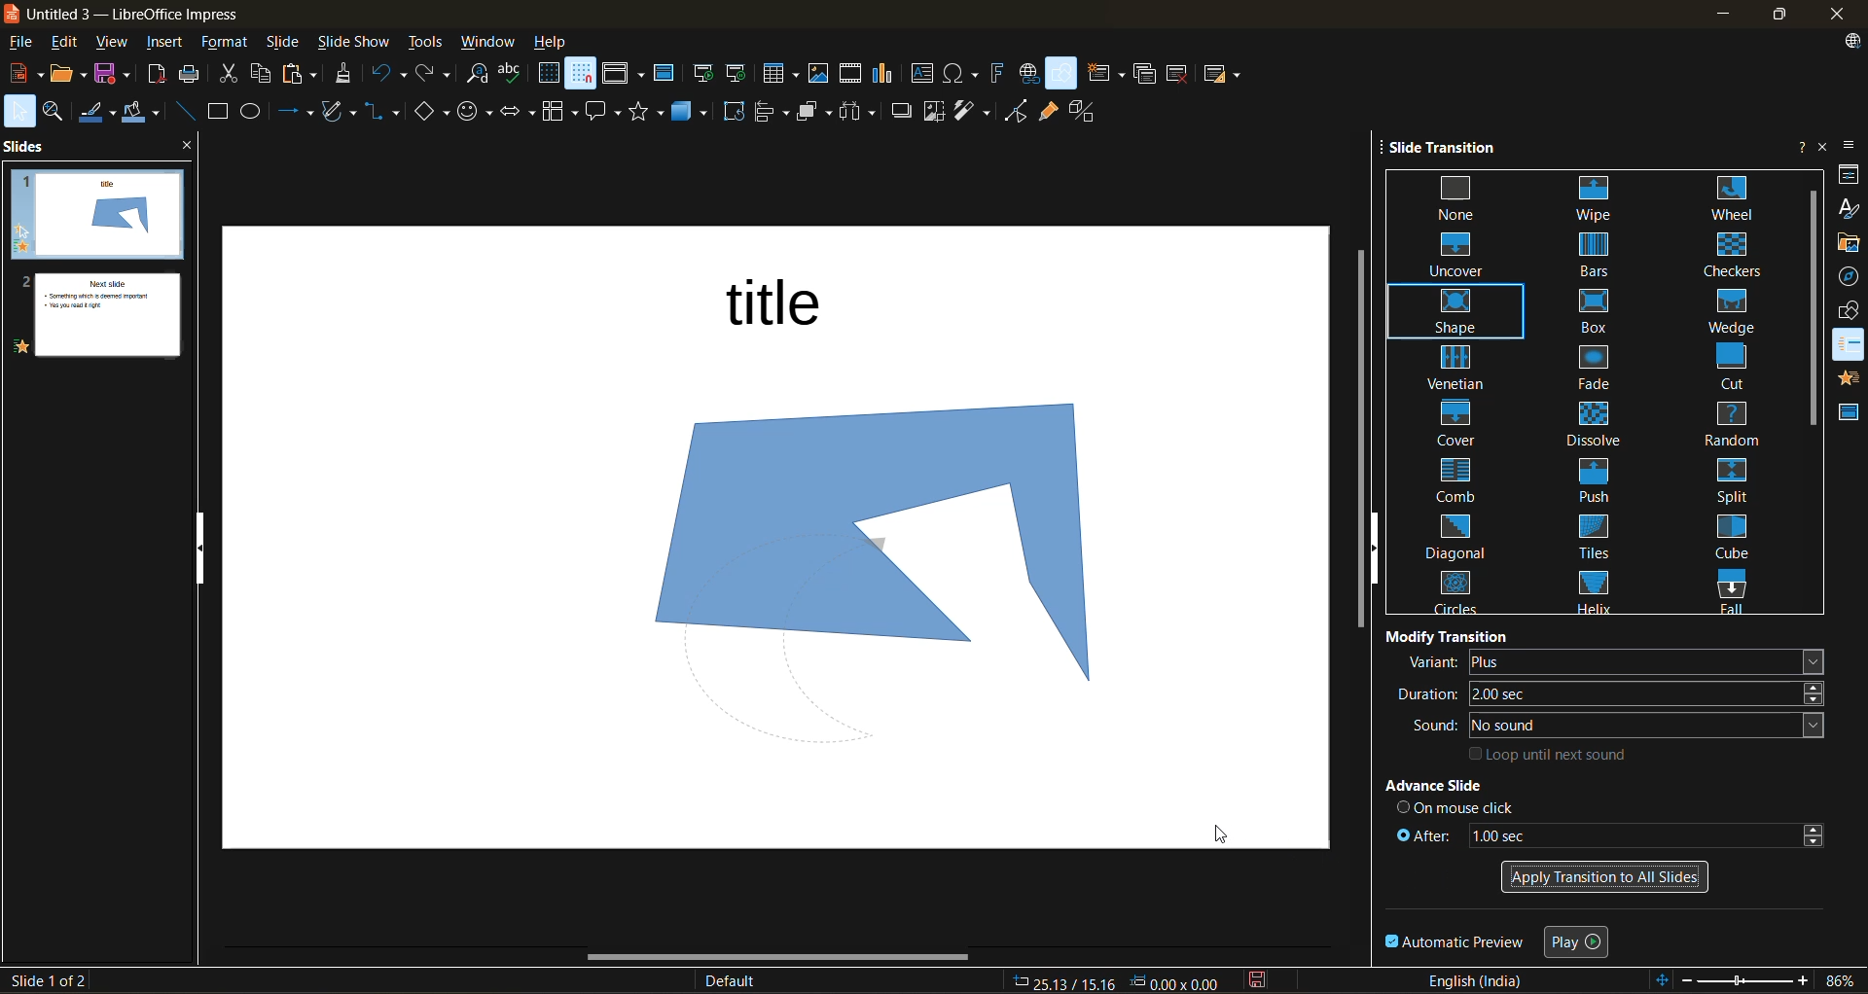 The image size is (1868, 994). I want to click on slideshow, so click(357, 41).